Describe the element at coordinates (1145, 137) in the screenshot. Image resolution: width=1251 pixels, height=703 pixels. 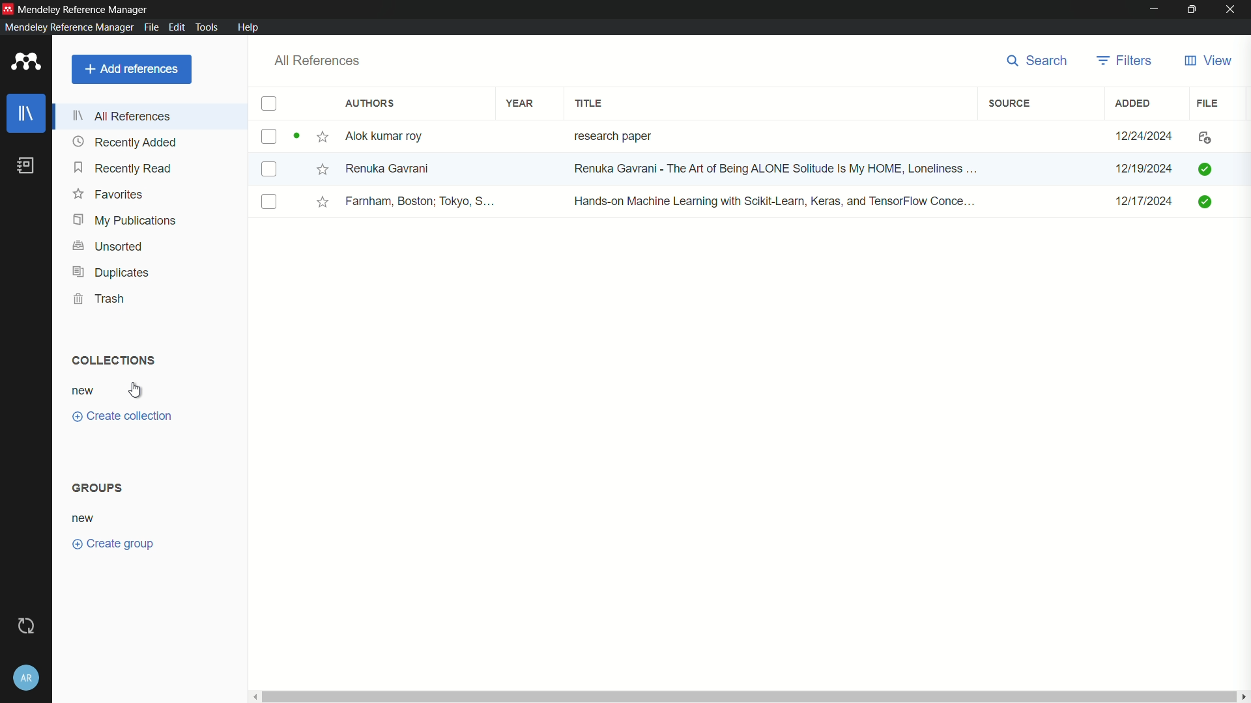
I see `12/24/2024` at that location.